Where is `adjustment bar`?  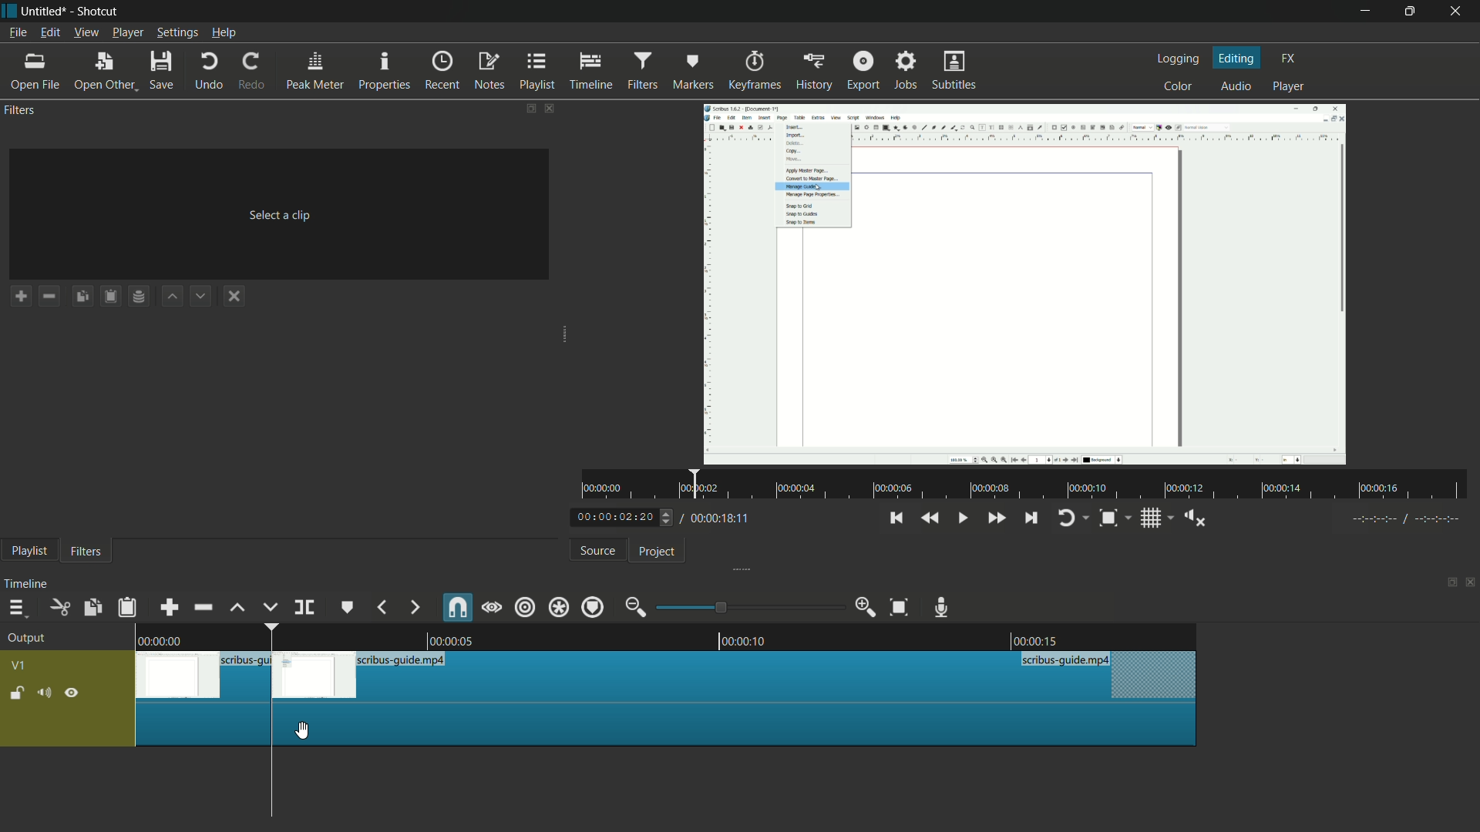
adjustment bar is located at coordinates (749, 608).